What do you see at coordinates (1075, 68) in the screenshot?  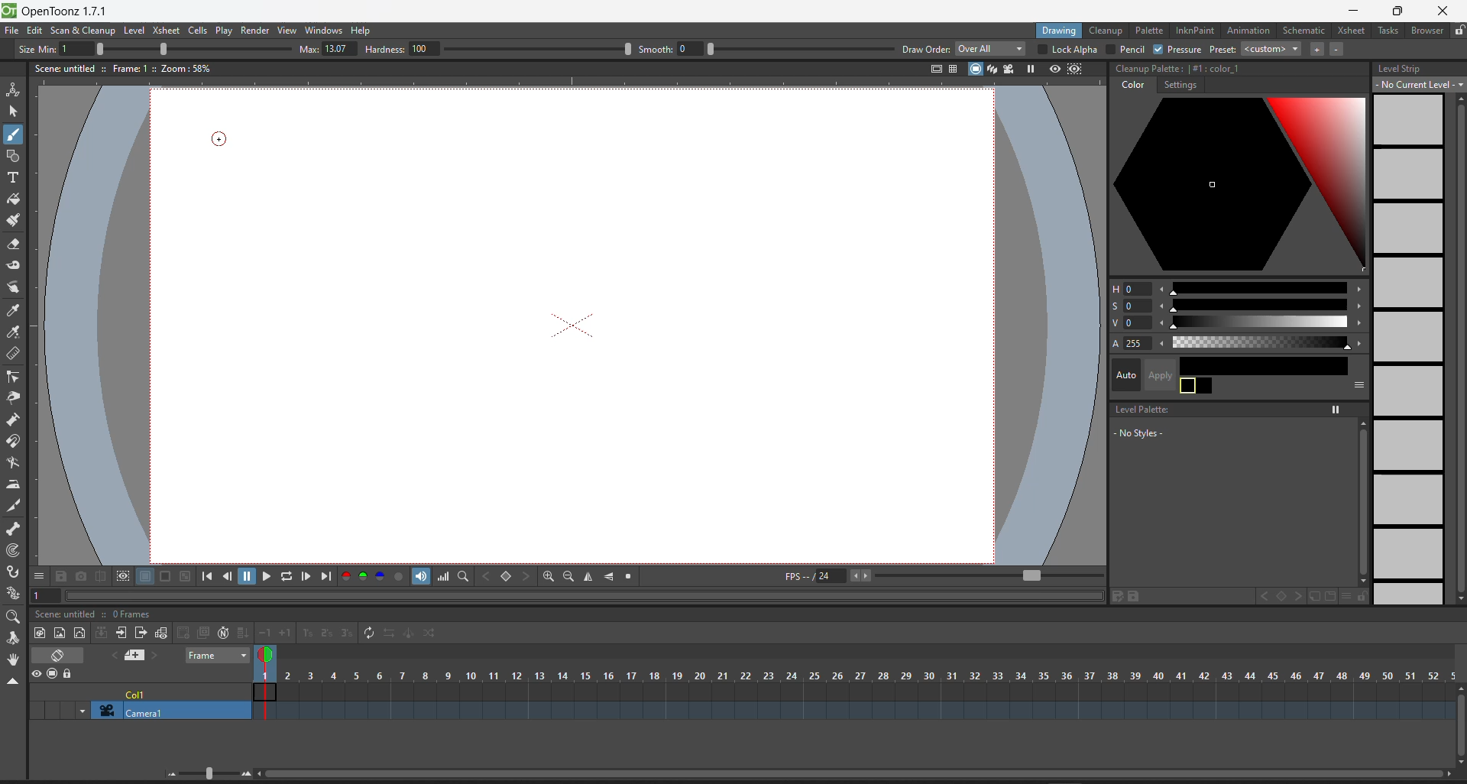 I see `sub camera preview` at bounding box center [1075, 68].